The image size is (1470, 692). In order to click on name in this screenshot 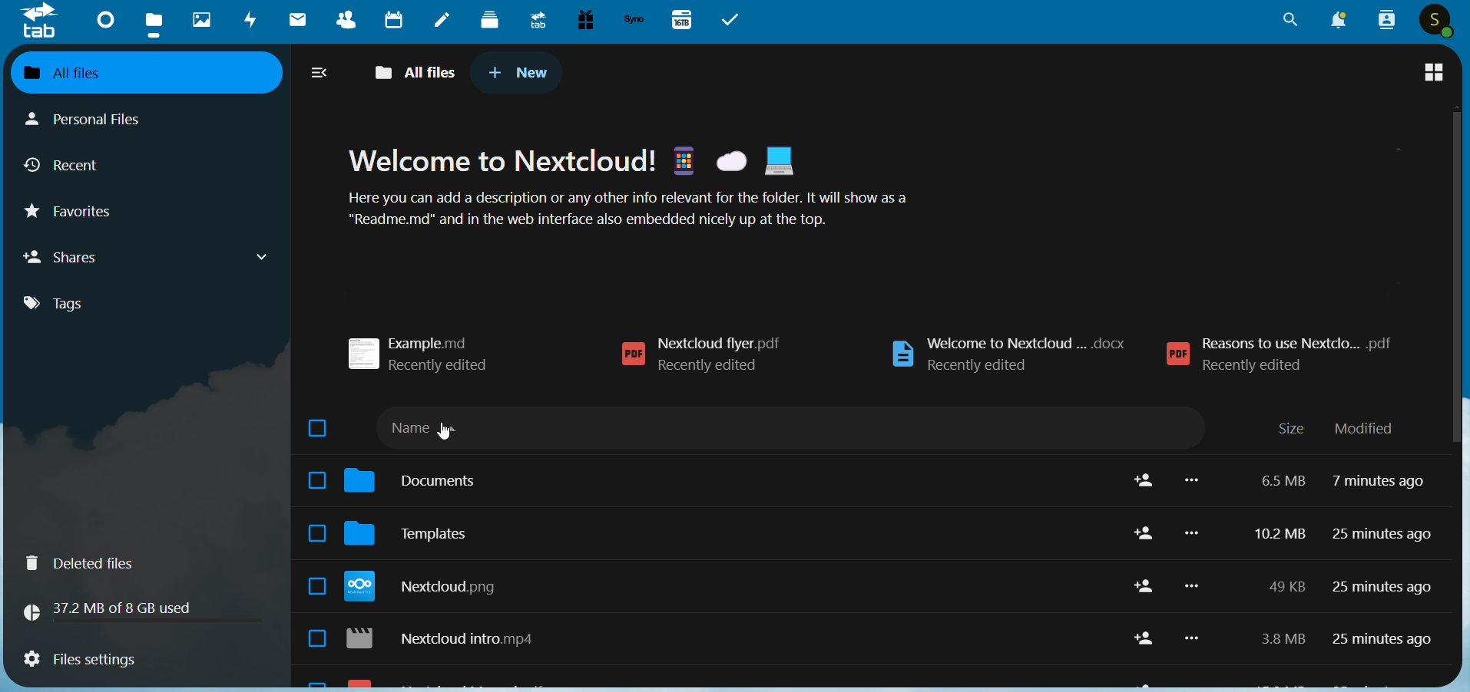, I will do `click(455, 427)`.